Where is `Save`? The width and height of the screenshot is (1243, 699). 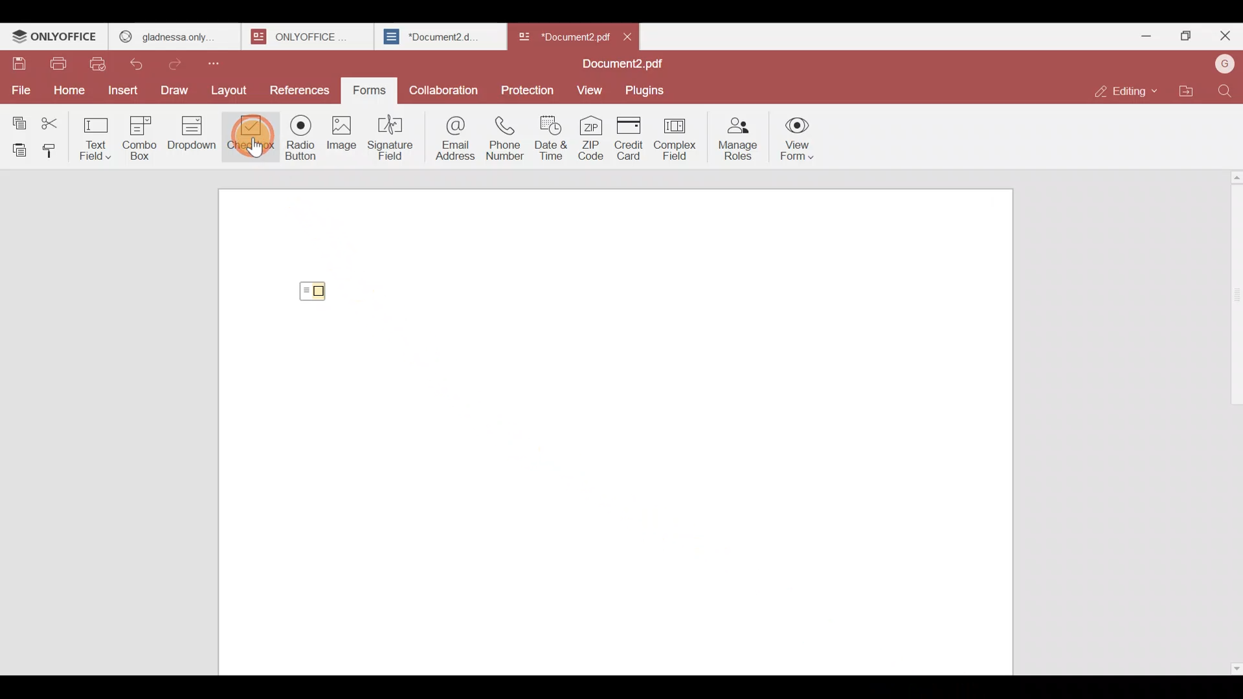
Save is located at coordinates (19, 64).